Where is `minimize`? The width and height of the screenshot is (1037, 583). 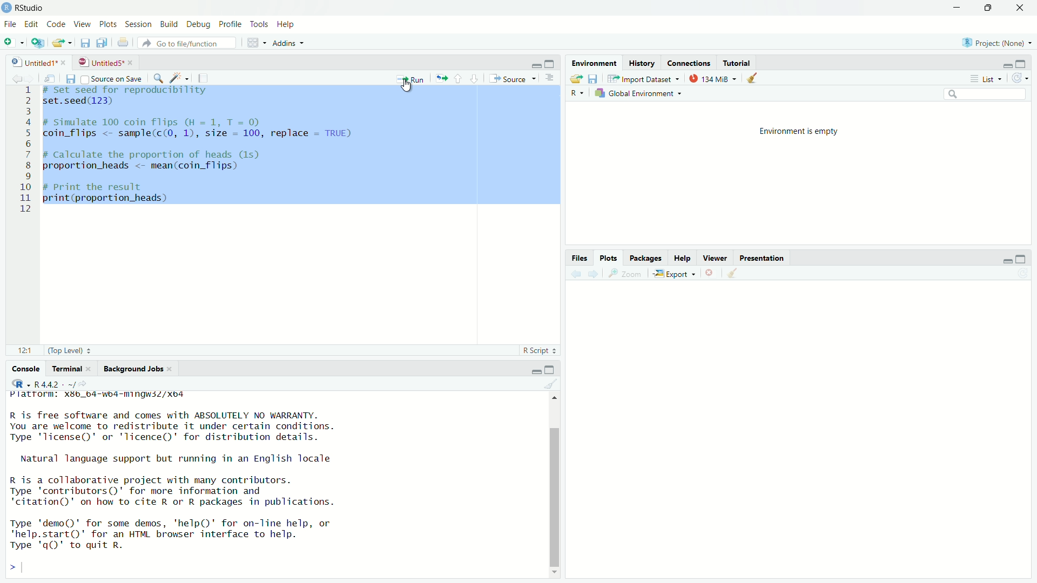
minimize is located at coordinates (533, 63).